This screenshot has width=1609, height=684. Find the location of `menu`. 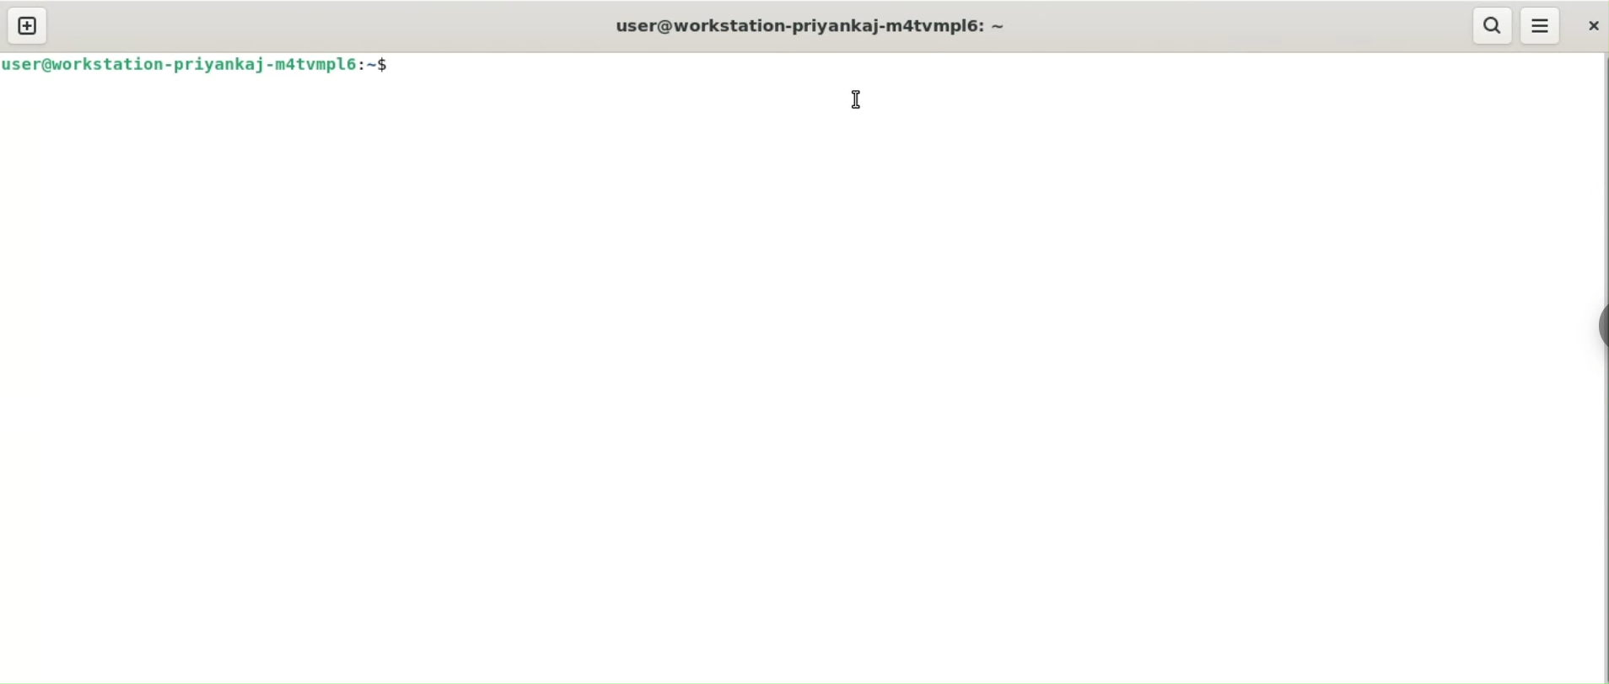

menu is located at coordinates (1542, 26).